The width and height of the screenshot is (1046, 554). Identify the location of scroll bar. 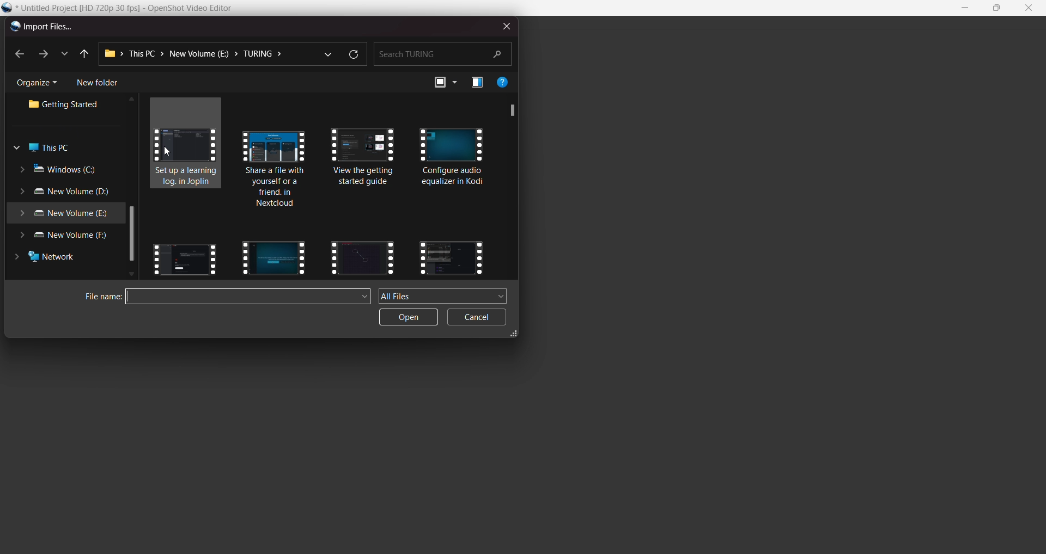
(131, 235).